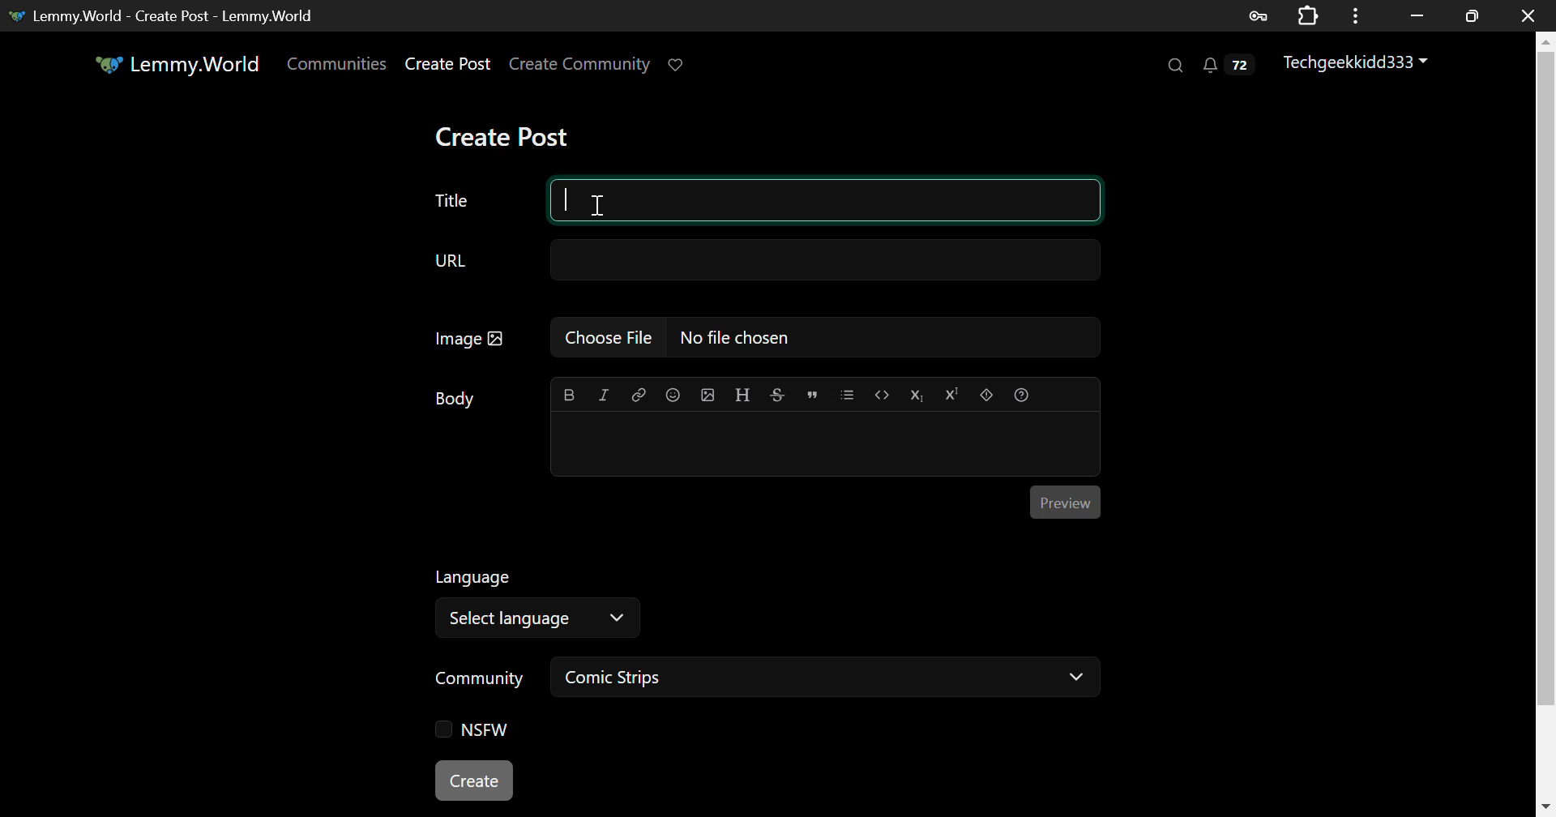  Describe the element at coordinates (723, 600) in the screenshot. I see `Select Language` at that location.